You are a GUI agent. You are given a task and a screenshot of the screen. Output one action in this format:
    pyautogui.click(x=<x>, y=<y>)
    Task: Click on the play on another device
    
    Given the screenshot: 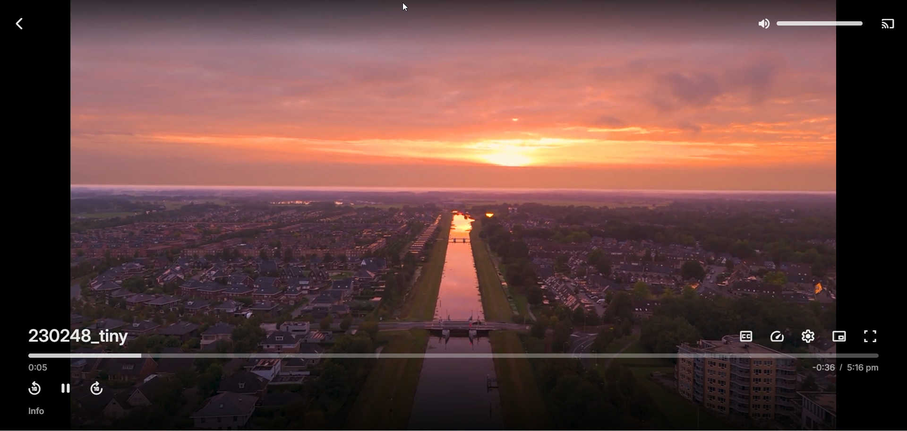 What is the action you would take?
    pyautogui.click(x=891, y=25)
    